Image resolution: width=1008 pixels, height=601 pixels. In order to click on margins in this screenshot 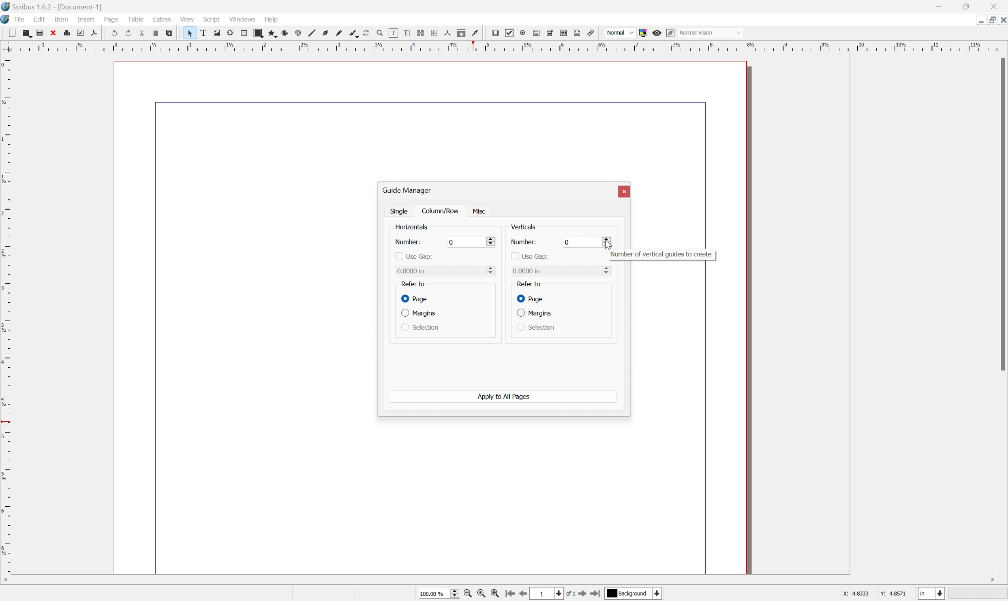, I will do `click(420, 314)`.